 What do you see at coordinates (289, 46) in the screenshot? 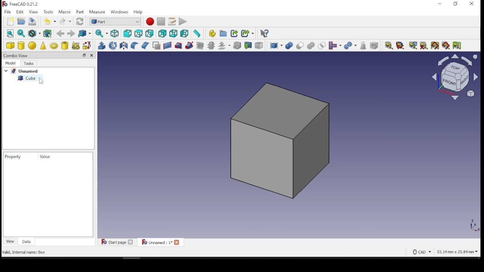
I see `boolean` at bounding box center [289, 46].